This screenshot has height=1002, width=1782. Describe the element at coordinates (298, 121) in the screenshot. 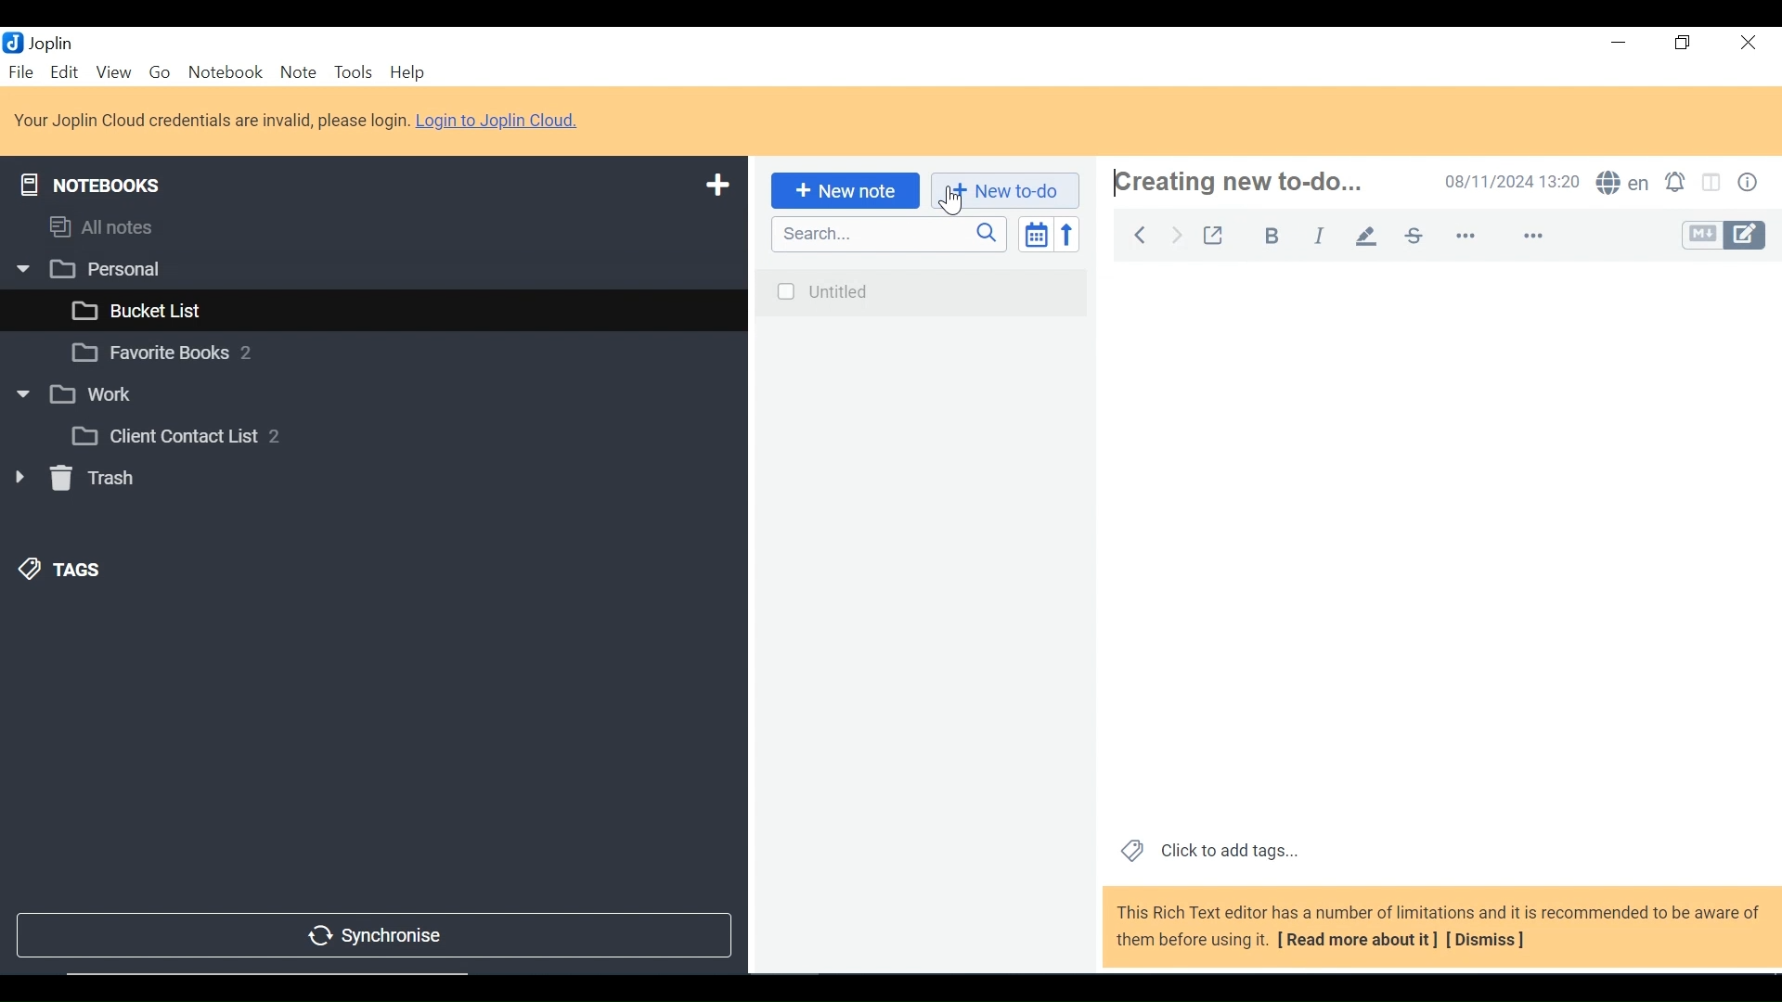

I see `Login to Joplin Cloud` at that location.